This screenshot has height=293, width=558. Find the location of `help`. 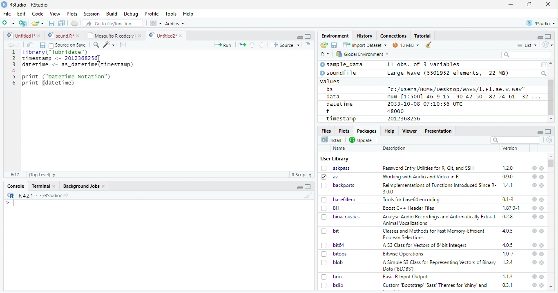

help is located at coordinates (534, 245).